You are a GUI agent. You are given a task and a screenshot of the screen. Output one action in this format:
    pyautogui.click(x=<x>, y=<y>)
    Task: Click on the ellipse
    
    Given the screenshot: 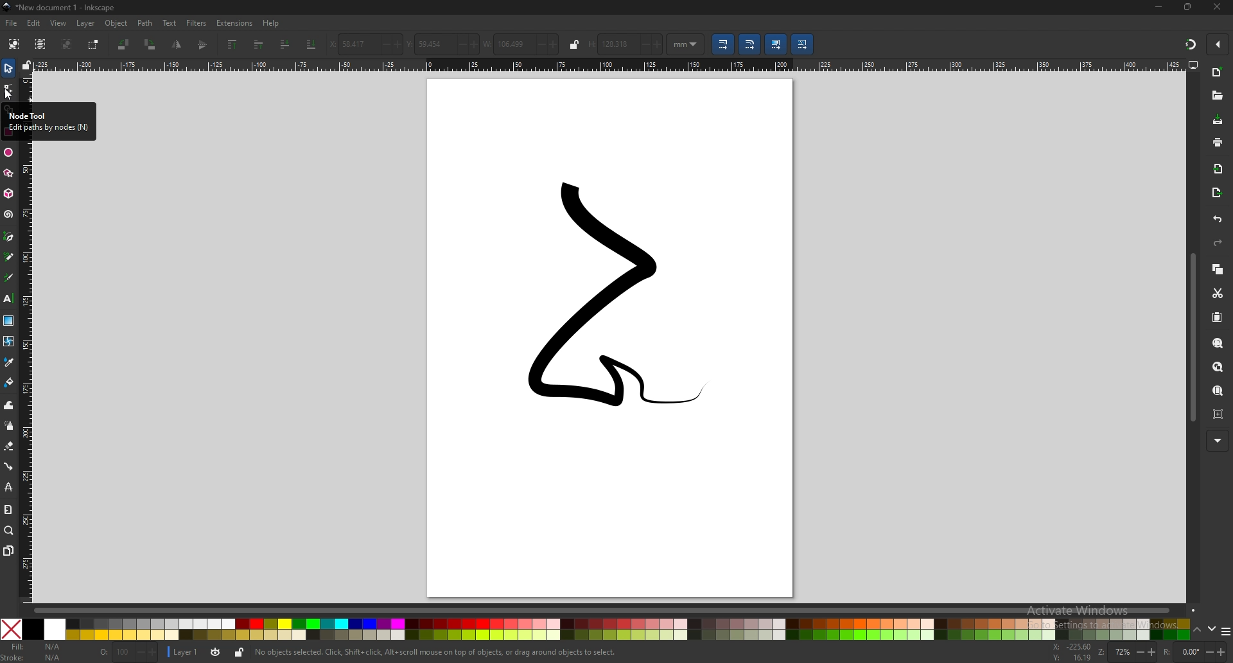 What is the action you would take?
    pyautogui.click(x=8, y=153)
    